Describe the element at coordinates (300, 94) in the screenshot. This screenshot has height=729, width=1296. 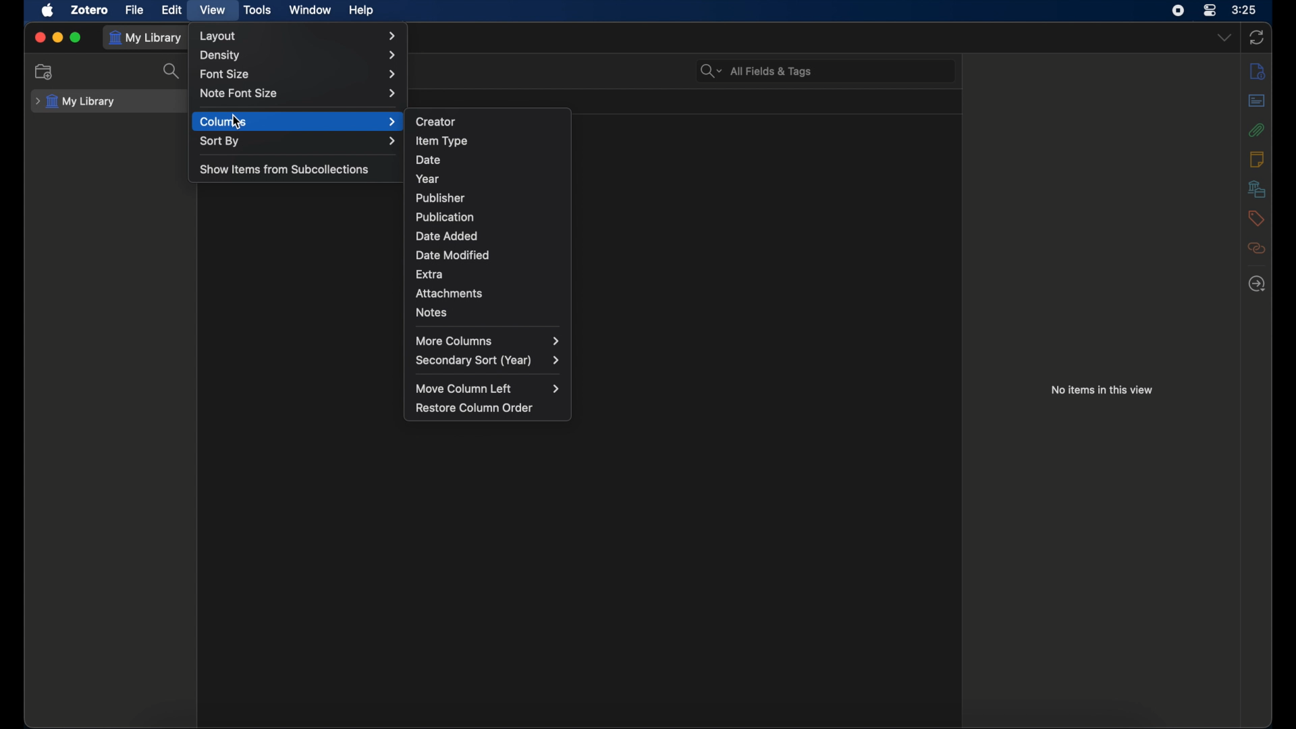
I see `note font size` at that location.